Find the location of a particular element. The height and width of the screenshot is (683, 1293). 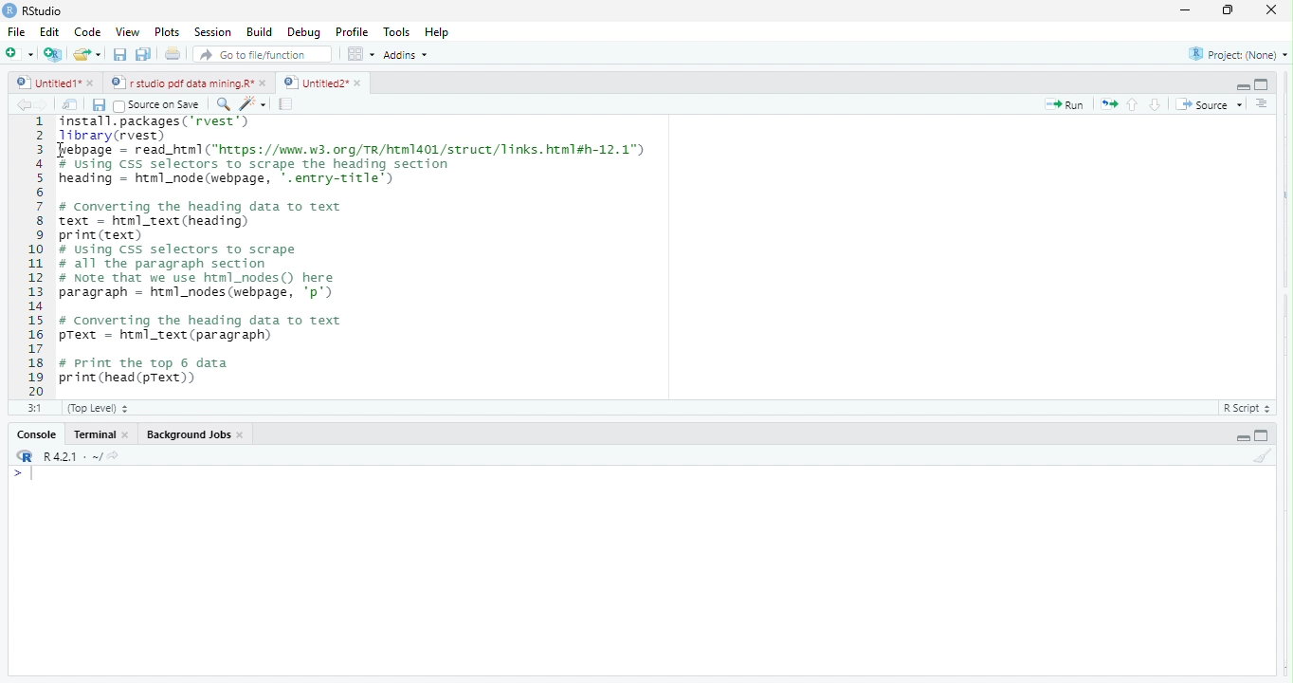

close is located at coordinates (242, 434).